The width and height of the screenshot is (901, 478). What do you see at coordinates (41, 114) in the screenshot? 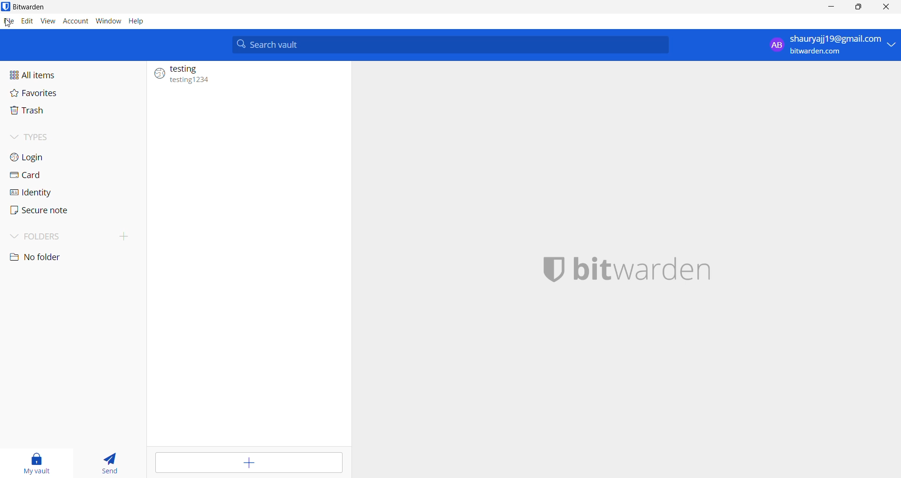
I see `trash` at bounding box center [41, 114].